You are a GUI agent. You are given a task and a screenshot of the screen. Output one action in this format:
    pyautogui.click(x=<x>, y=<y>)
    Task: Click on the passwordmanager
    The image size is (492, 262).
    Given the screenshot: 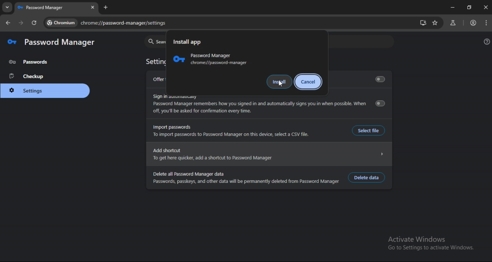 What is the action you would take?
    pyautogui.click(x=44, y=8)
    